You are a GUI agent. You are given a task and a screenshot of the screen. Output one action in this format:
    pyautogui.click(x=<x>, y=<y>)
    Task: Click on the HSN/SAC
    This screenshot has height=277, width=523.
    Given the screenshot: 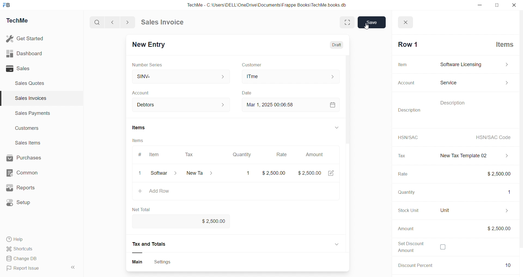 What is the action you would take?
    pyautogui.click(x=407, y=137)
    